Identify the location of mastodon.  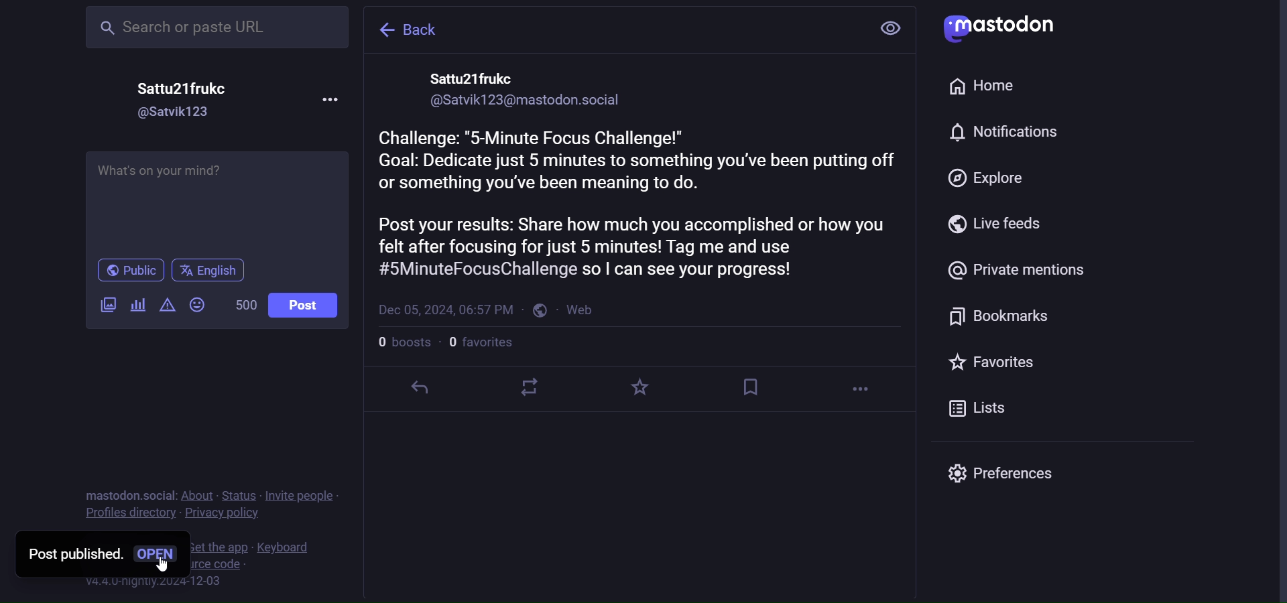
(1006, 26).